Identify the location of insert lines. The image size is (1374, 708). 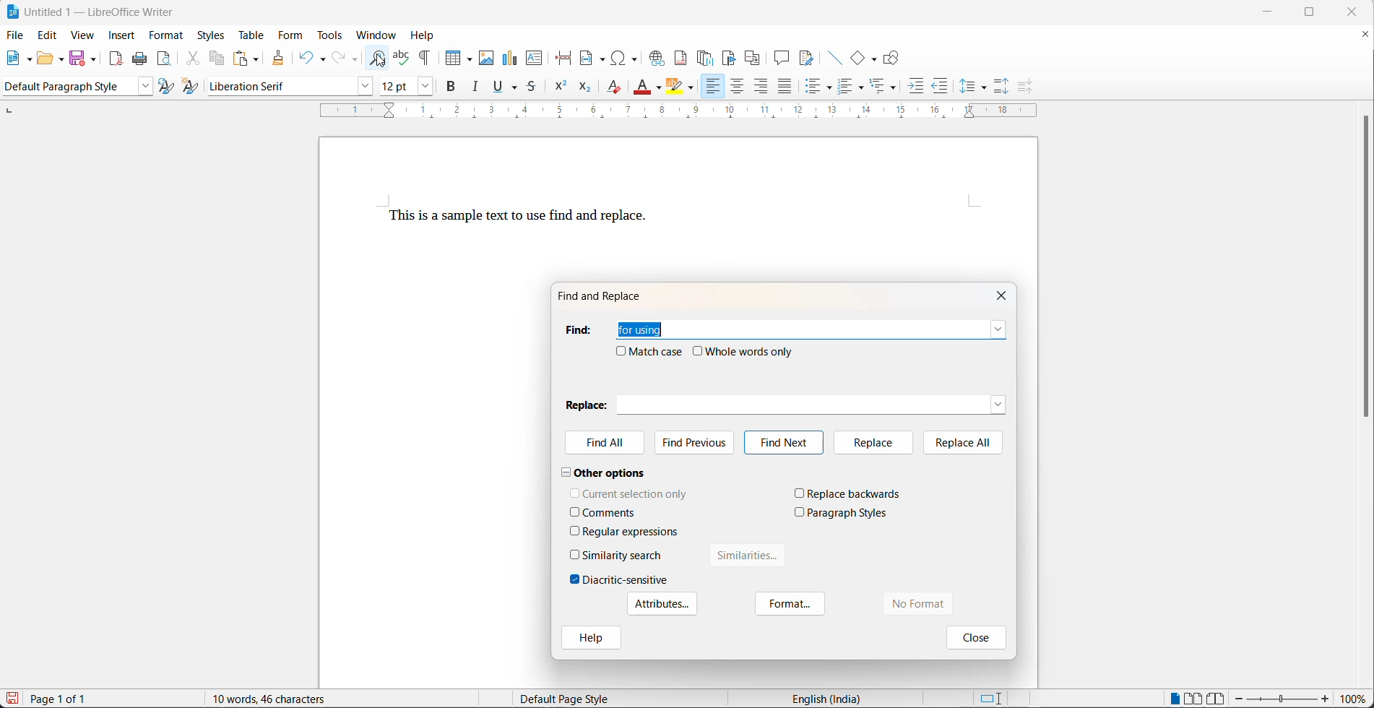
(834, 58).